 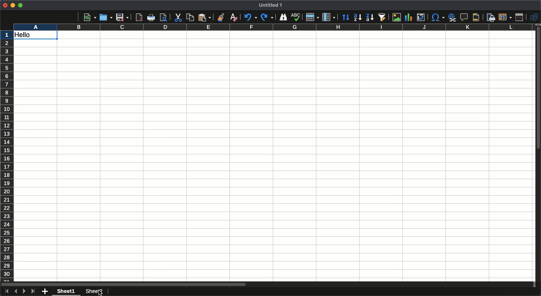 I want to click on Sort, so click(x=346, y=18).